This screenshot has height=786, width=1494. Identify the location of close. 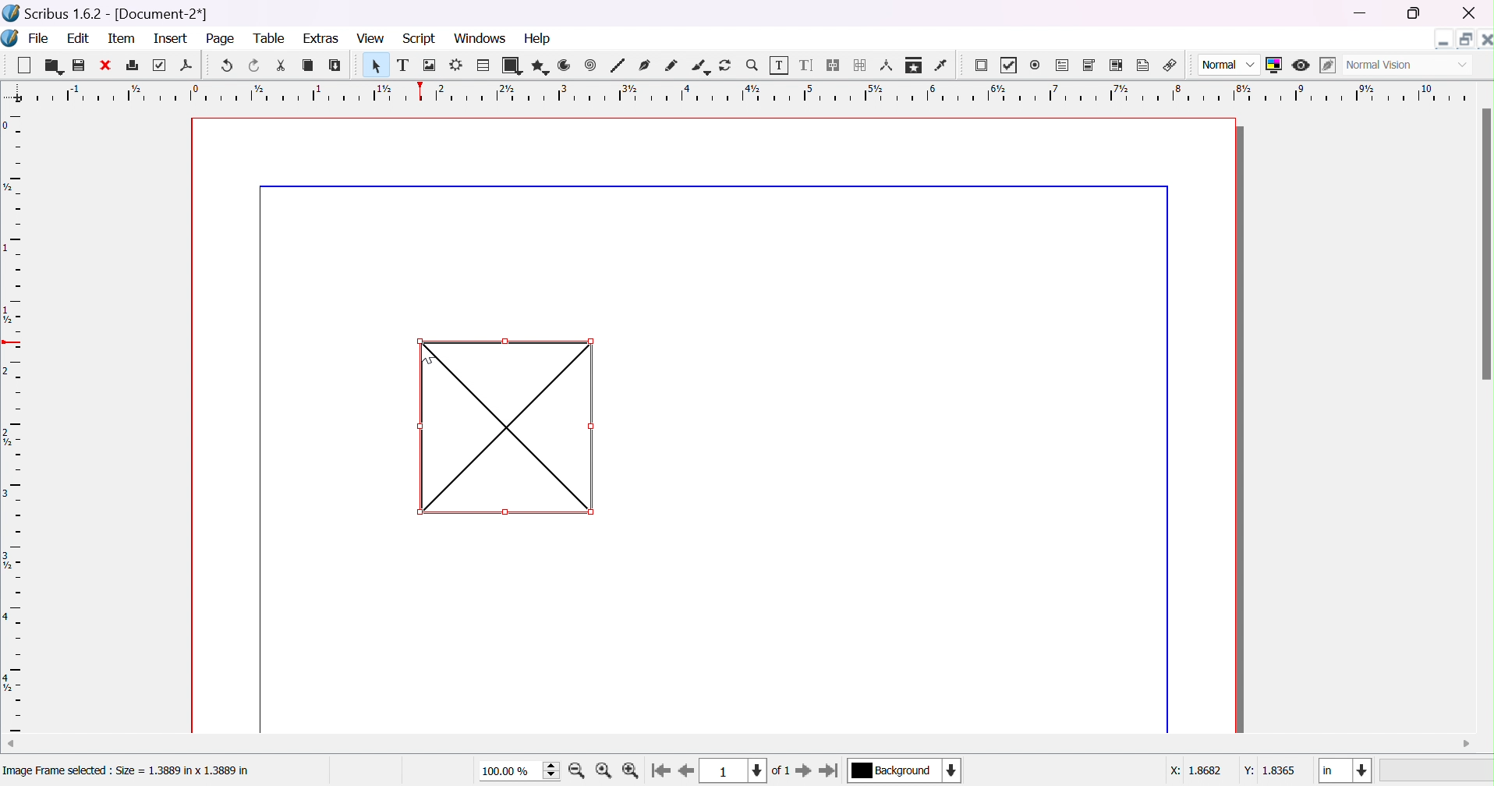
(104, 65).